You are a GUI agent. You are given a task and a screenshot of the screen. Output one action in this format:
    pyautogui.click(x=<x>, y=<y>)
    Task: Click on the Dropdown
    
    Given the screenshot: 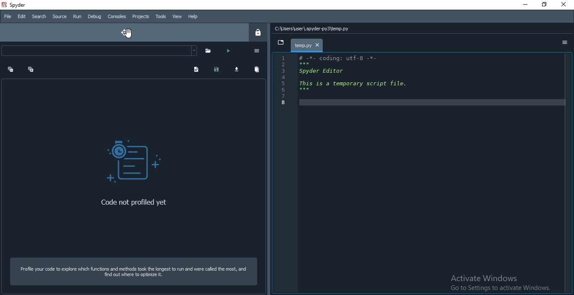 What is the action you would take?
    pyautogui.click(x=99, y=51)
    